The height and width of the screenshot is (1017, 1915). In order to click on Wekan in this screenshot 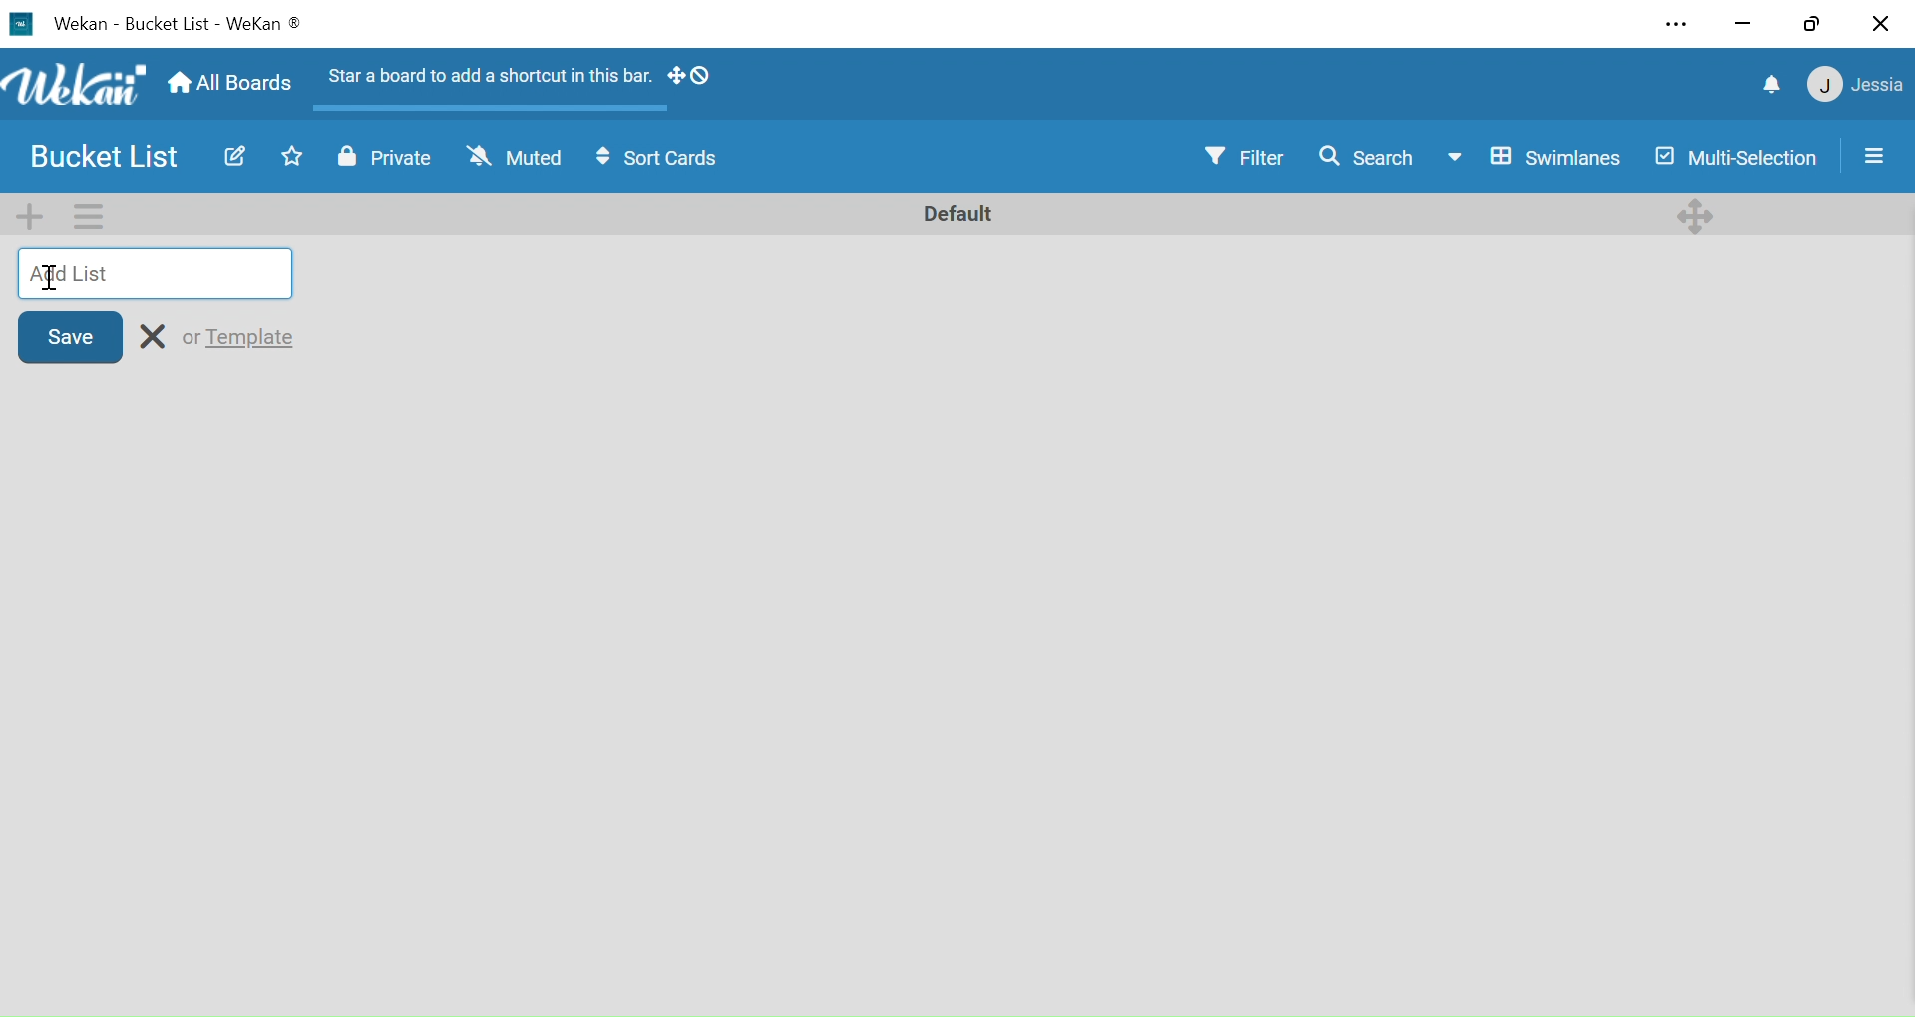, I will do `click(265, 26)`.